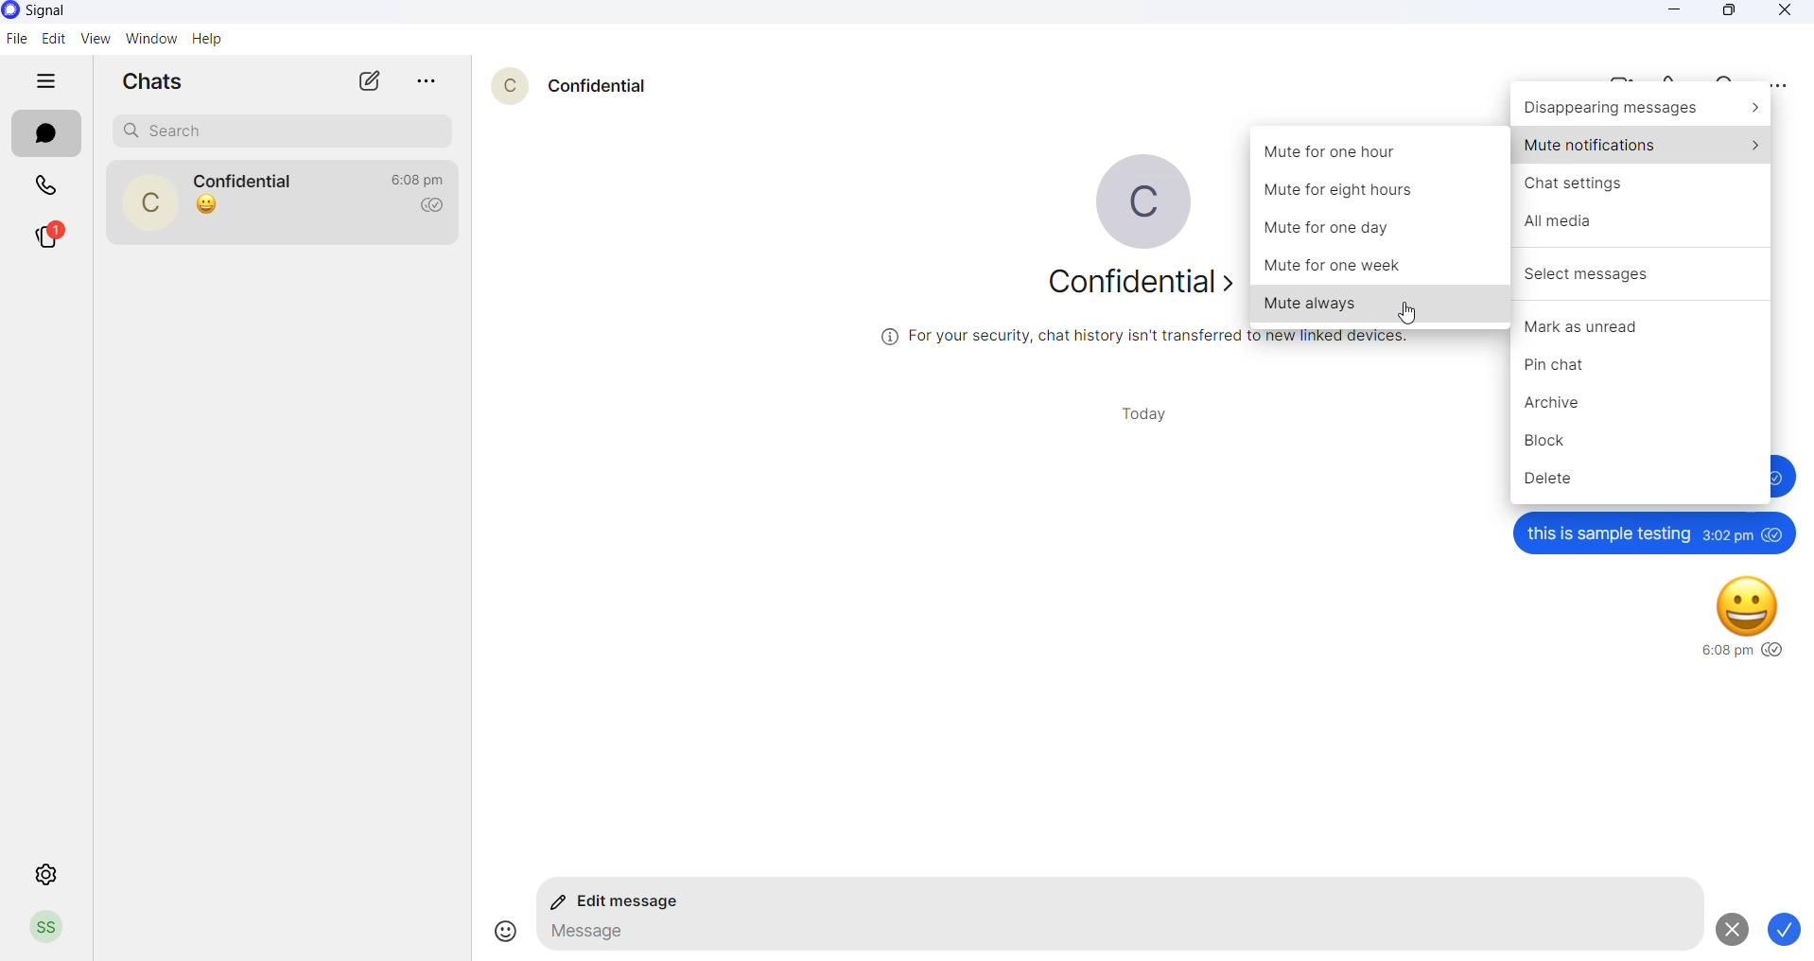  Describe the element at coordinates (598, 84) in the screenshot. I see `contact name` at that location.